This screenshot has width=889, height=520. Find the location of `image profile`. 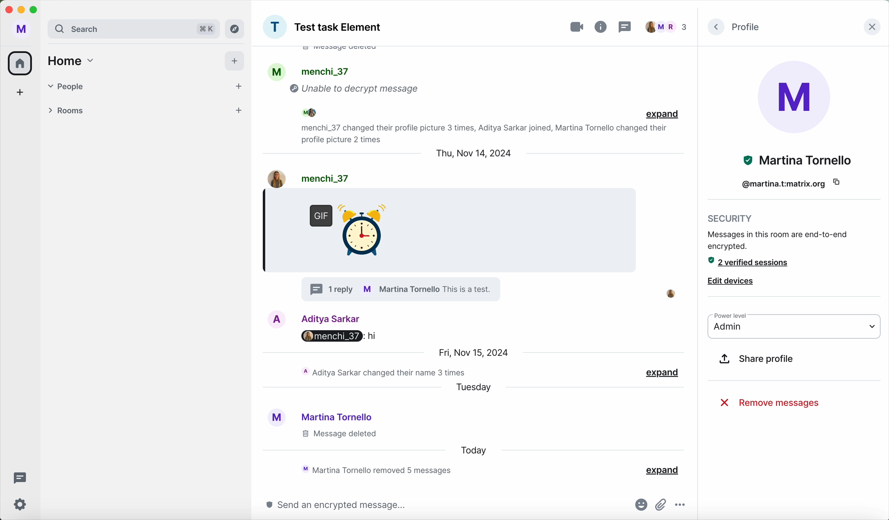

image profile is located at coordinates (277, 319).